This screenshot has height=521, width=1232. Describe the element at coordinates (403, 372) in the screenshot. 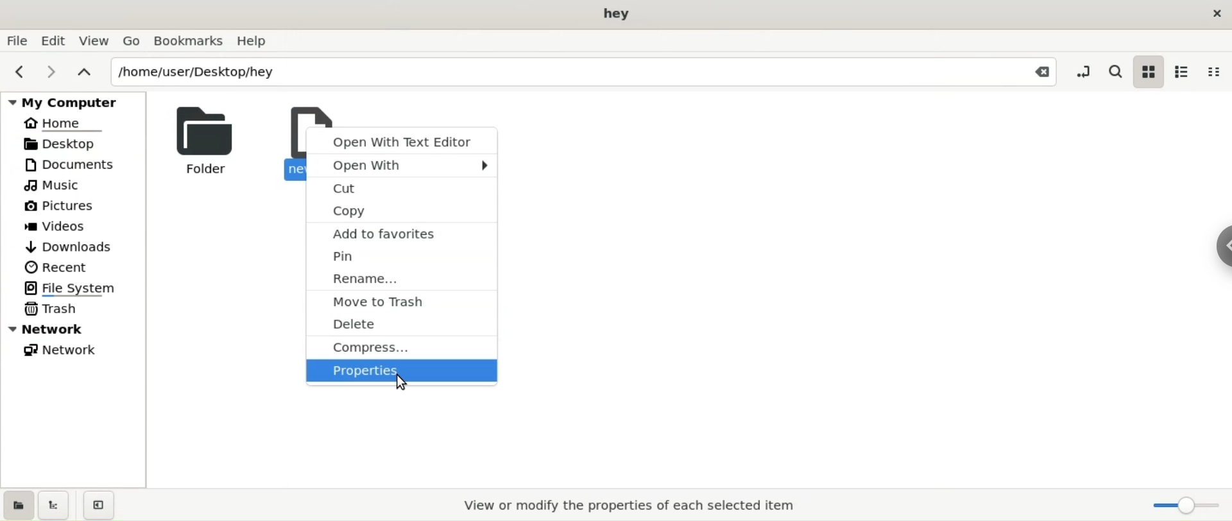

I see `properties` at that location.